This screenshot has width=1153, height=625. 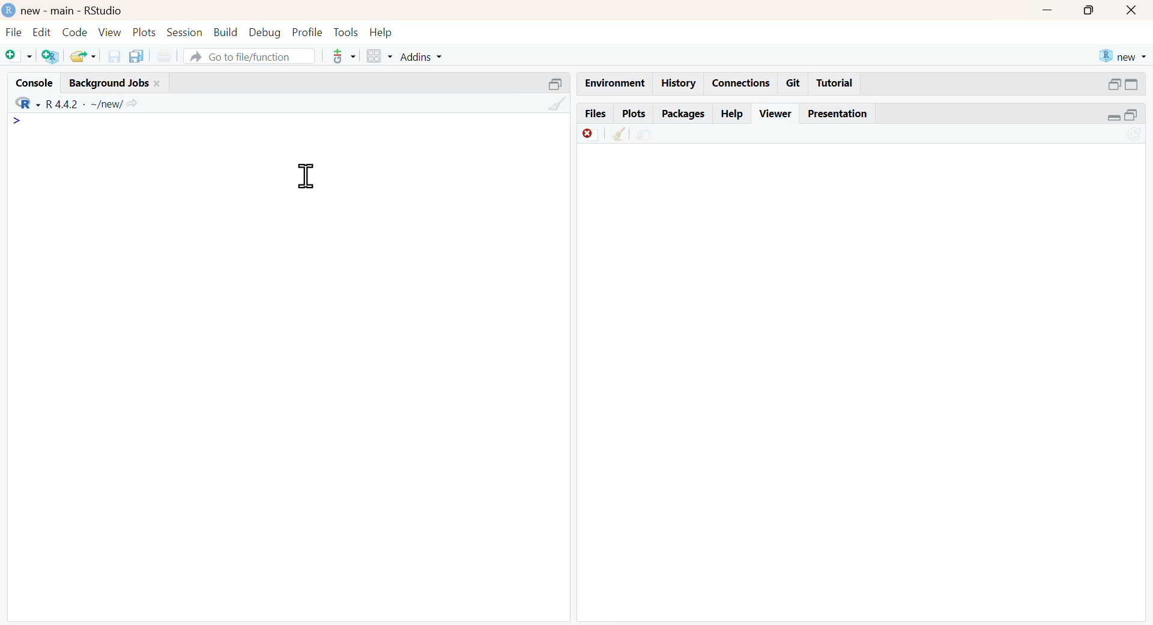 What do you see at coordinates (581, 133) in the screenshot?
I see `Remove current viewer tem` at bounding box center [581, 133].